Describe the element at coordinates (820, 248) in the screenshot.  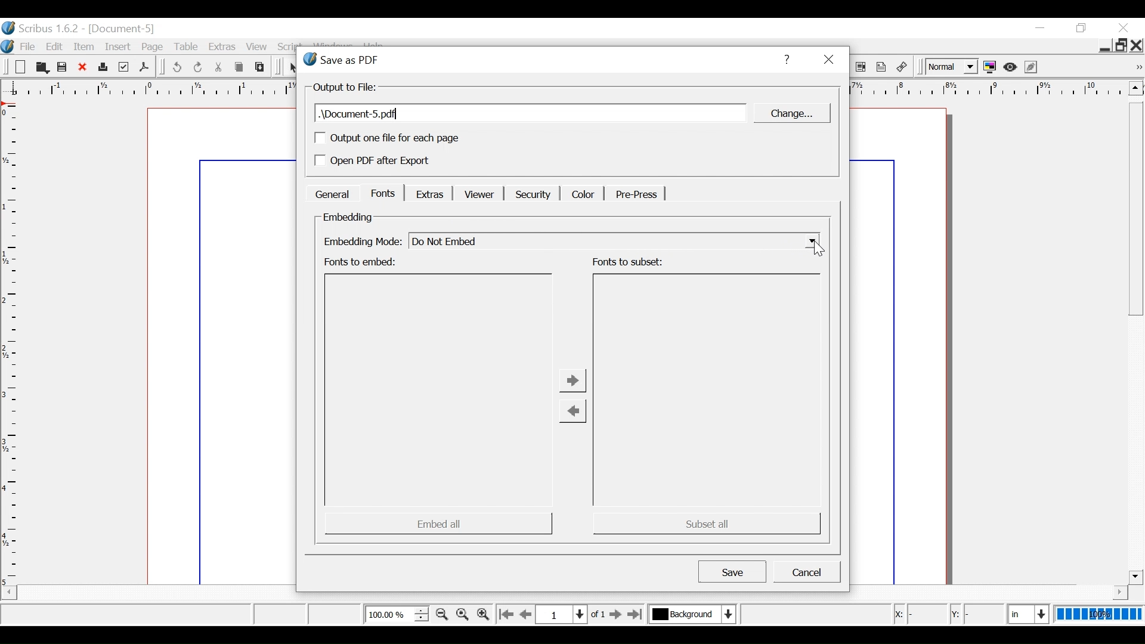
I see `Cursor` at that location.